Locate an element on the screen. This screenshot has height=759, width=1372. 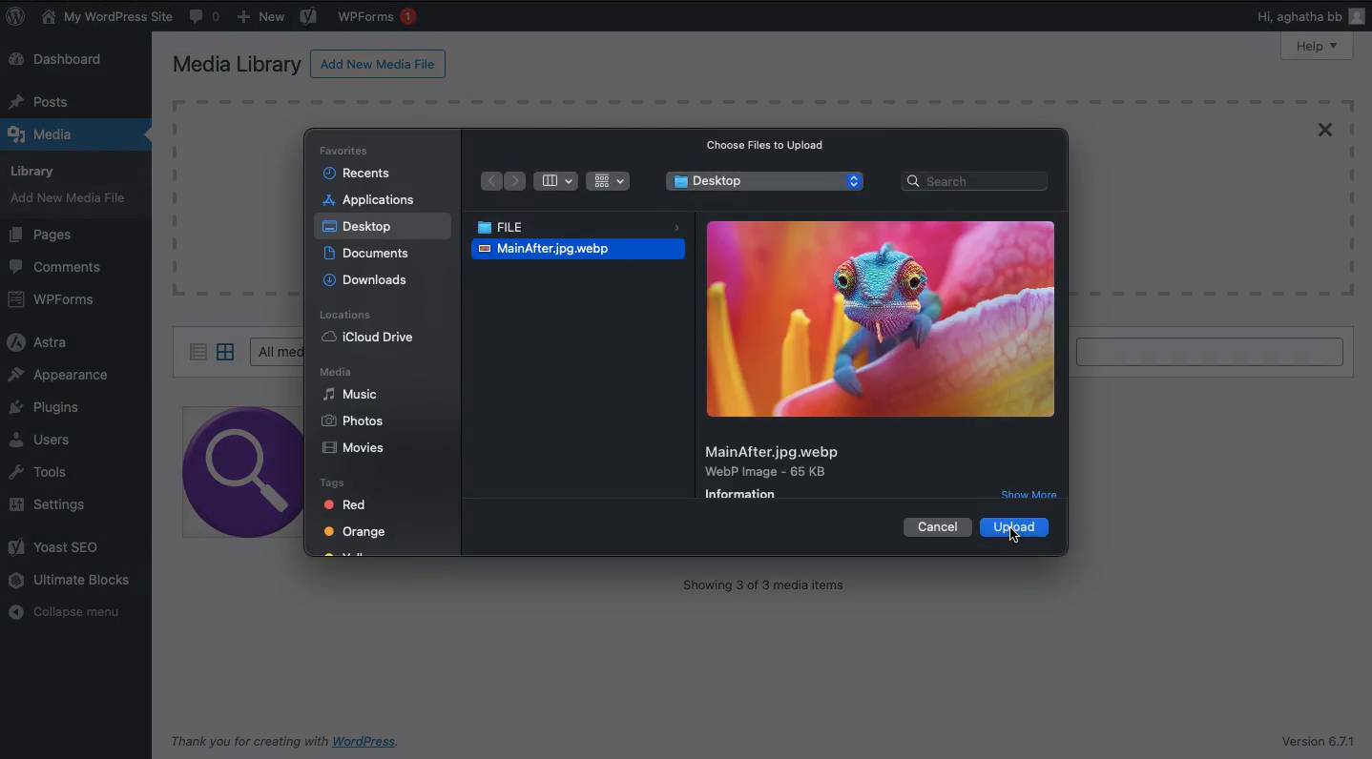
Settings is located at coordinates (46, 504).